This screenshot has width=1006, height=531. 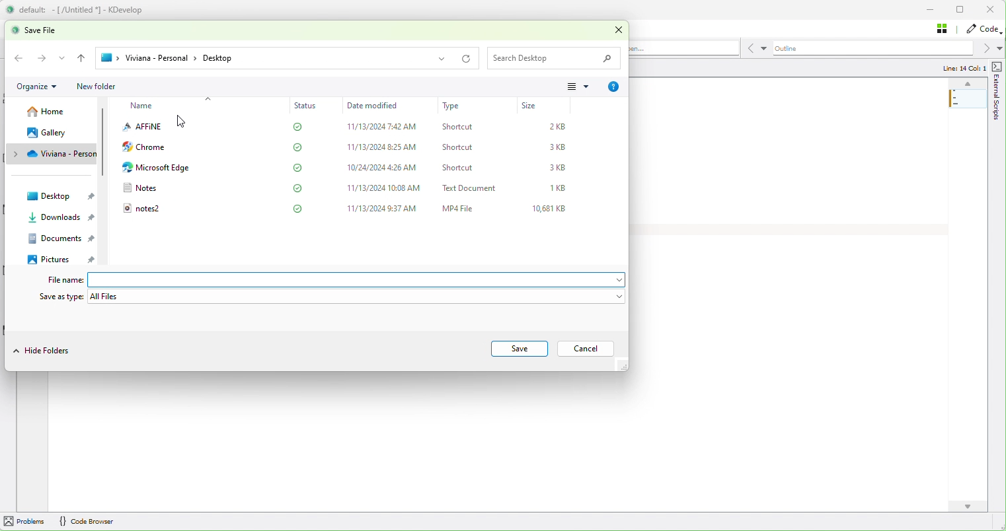 What do you see at coordinates (962, 11) in the screenshot?
I see `Box` at bounding box center [962, 11].